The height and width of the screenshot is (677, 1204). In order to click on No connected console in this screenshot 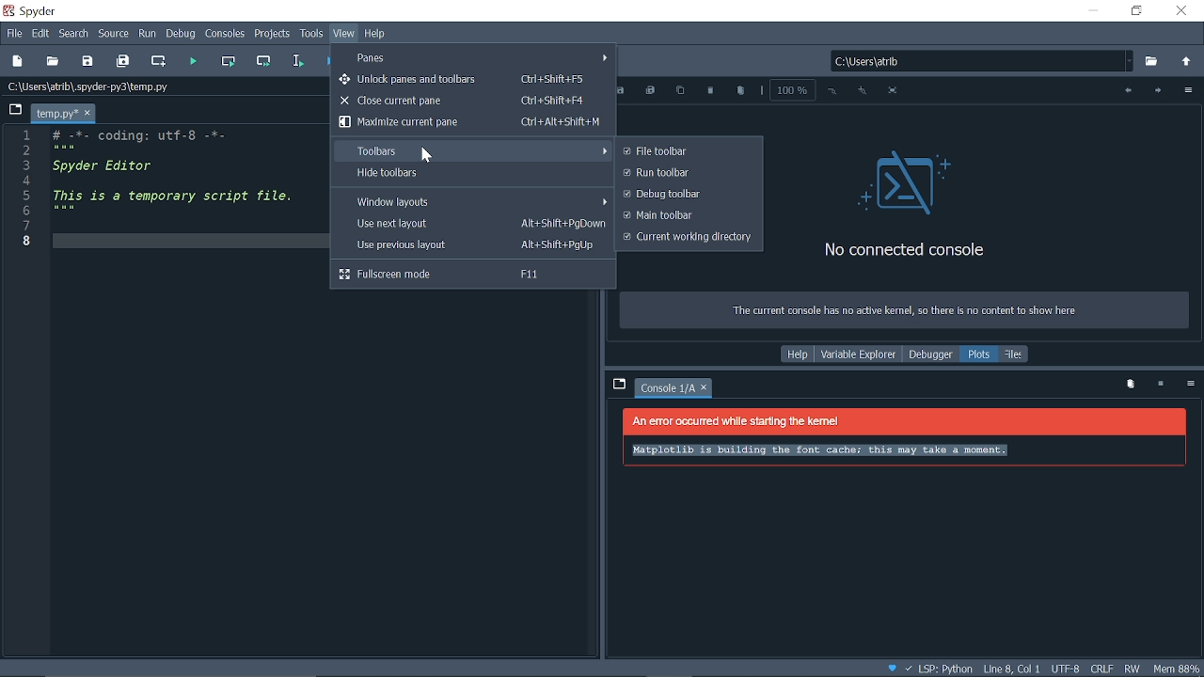, I will do `click(911, 203)`.